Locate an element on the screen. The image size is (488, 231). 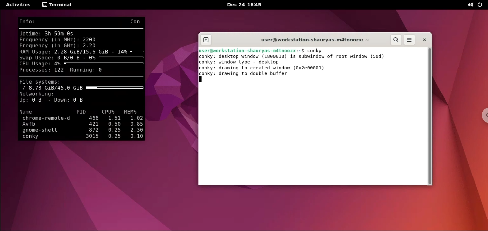
3015 is located at coordinates (88, 137).